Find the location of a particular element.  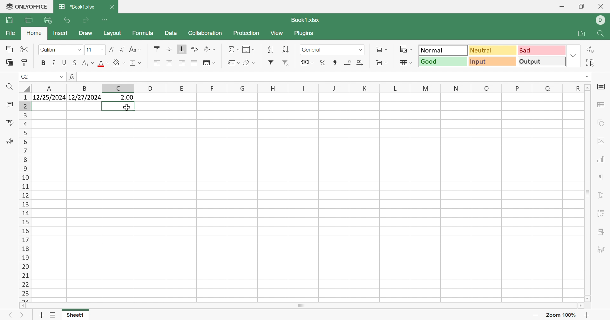

File is located at coordinates (11, 33).